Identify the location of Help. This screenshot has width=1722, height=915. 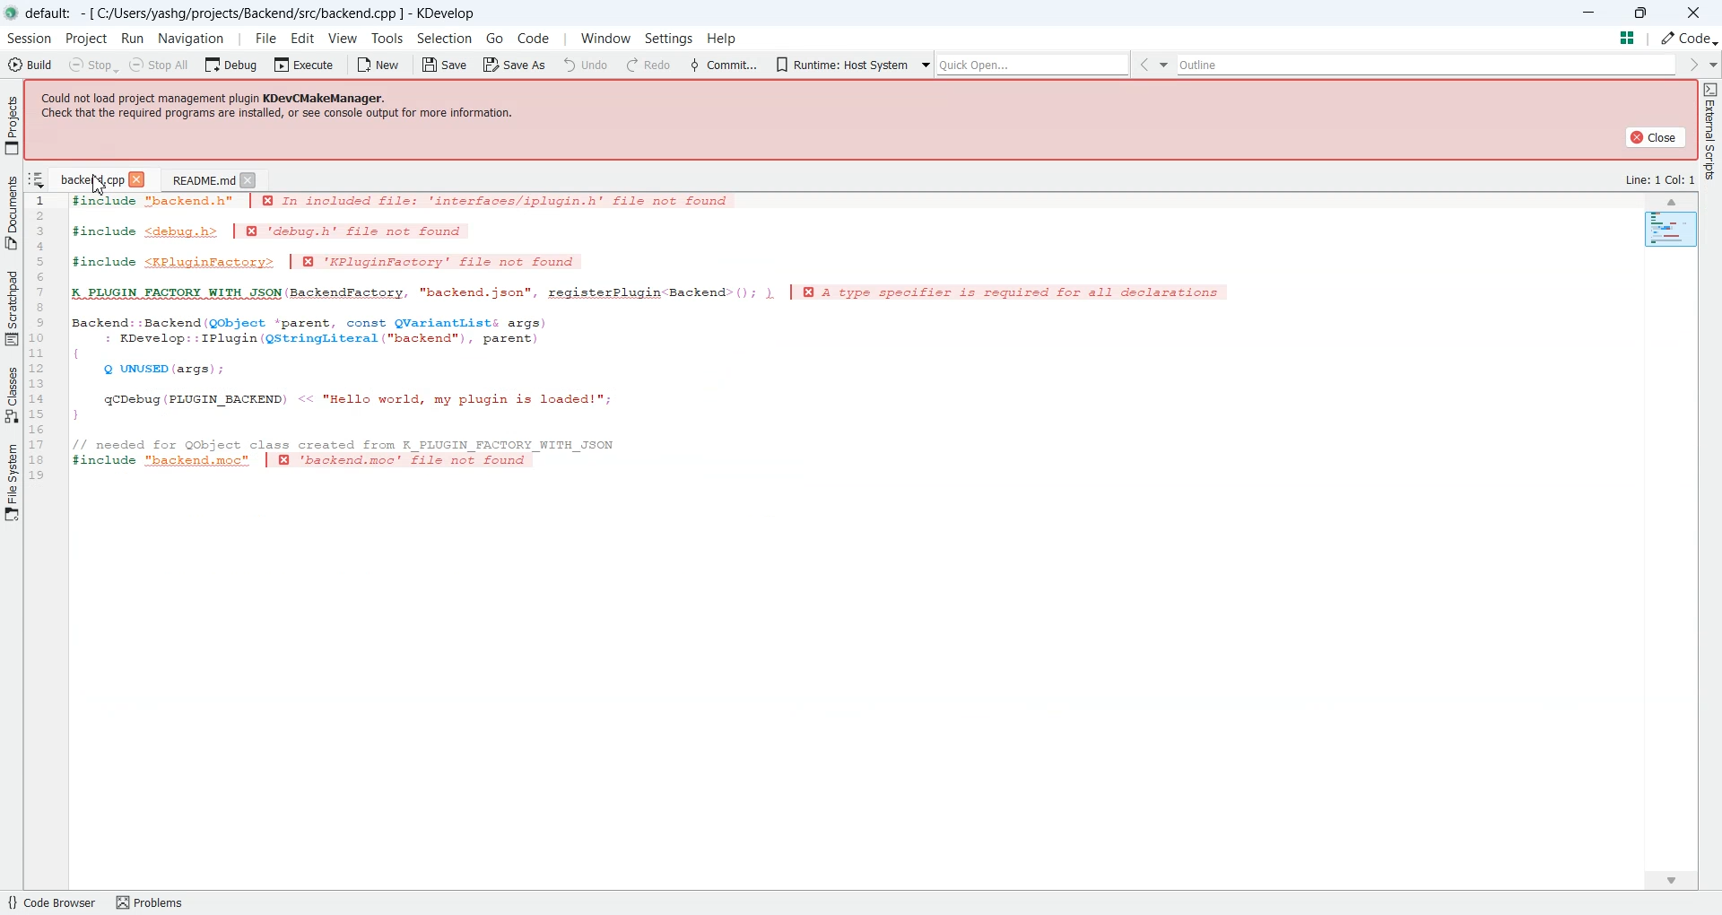
(738, 37).